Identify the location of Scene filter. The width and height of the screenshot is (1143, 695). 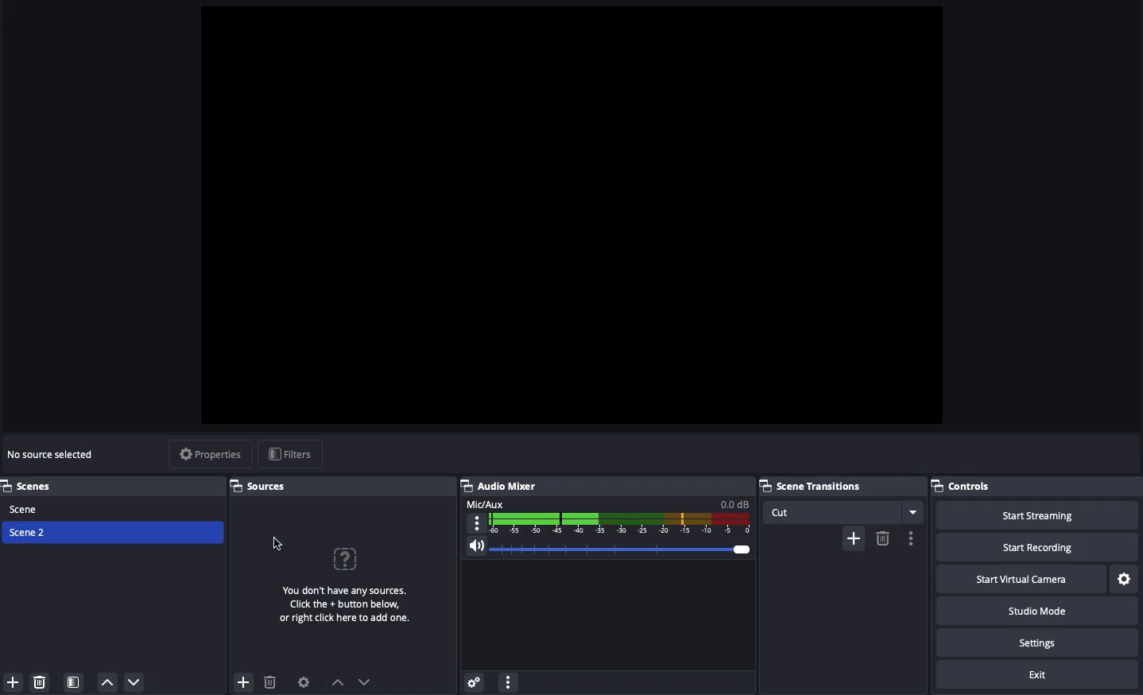
(74, 681).